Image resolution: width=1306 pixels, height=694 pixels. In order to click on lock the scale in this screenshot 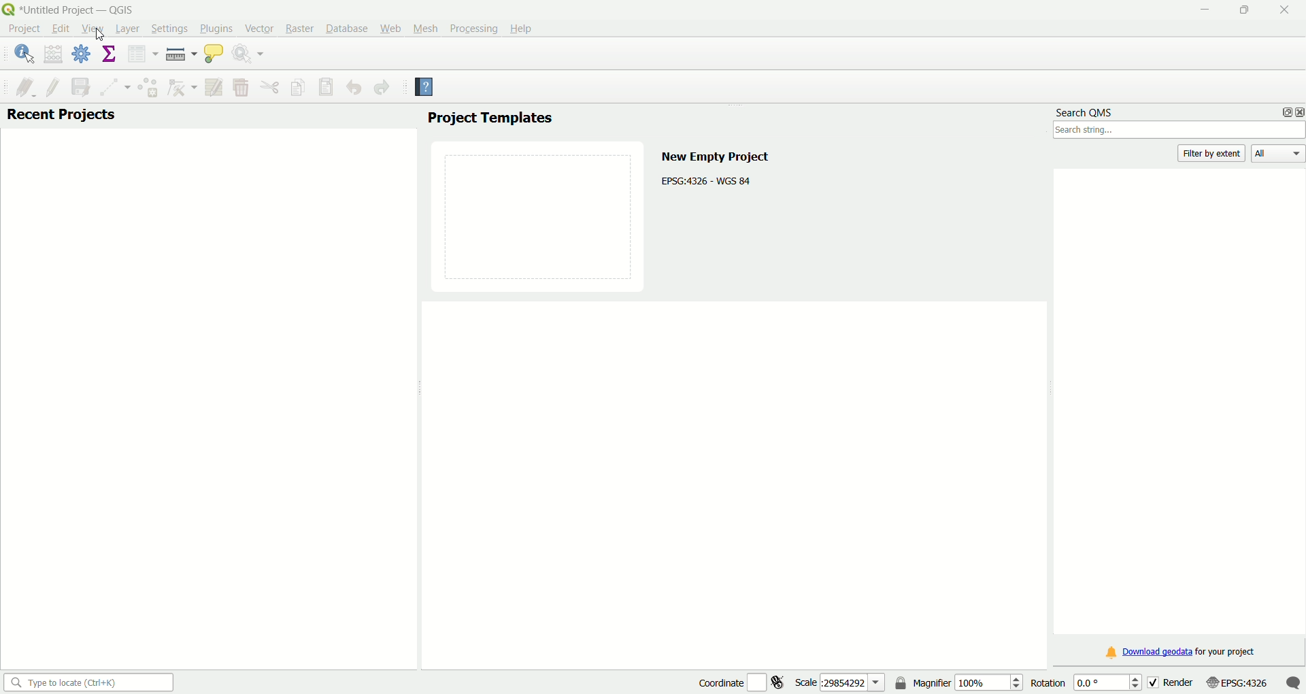, I will do `click(901, 684)`.